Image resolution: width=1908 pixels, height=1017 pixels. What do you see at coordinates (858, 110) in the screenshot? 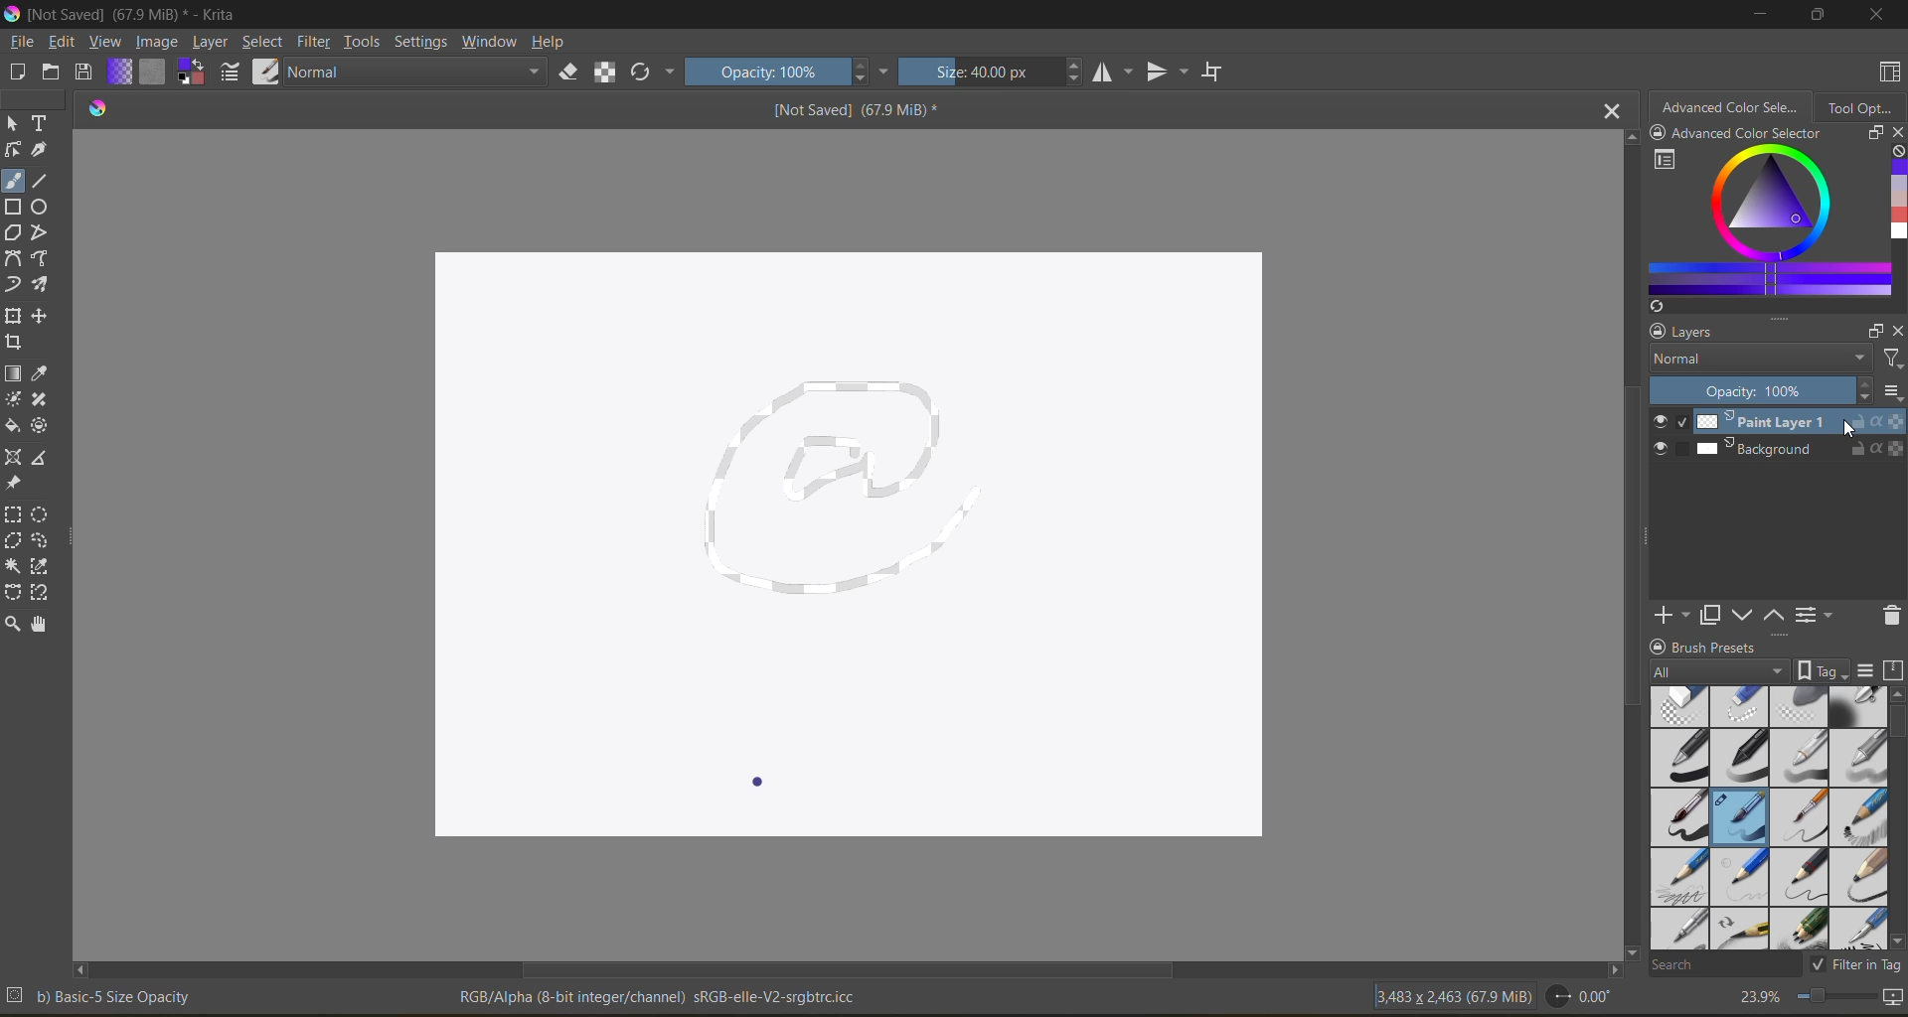
I see `Not saved (67.9 MiB)` at bounding box center [858, 110].